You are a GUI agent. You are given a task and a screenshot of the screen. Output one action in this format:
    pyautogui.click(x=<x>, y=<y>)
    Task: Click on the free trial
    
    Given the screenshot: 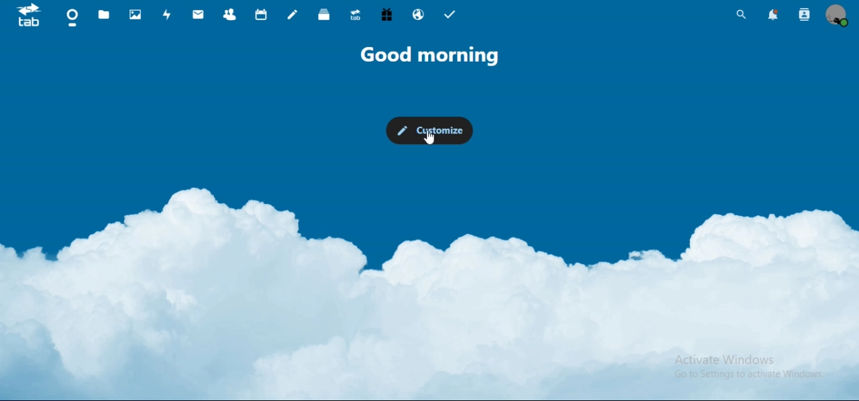 What is the action you would take?
    pyautogui.click(x=388, y=15)
    